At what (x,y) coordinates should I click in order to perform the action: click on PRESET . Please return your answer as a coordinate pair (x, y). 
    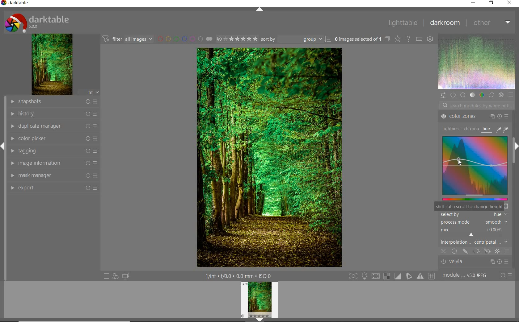
    Looking at the image, I should click on (511, 95).